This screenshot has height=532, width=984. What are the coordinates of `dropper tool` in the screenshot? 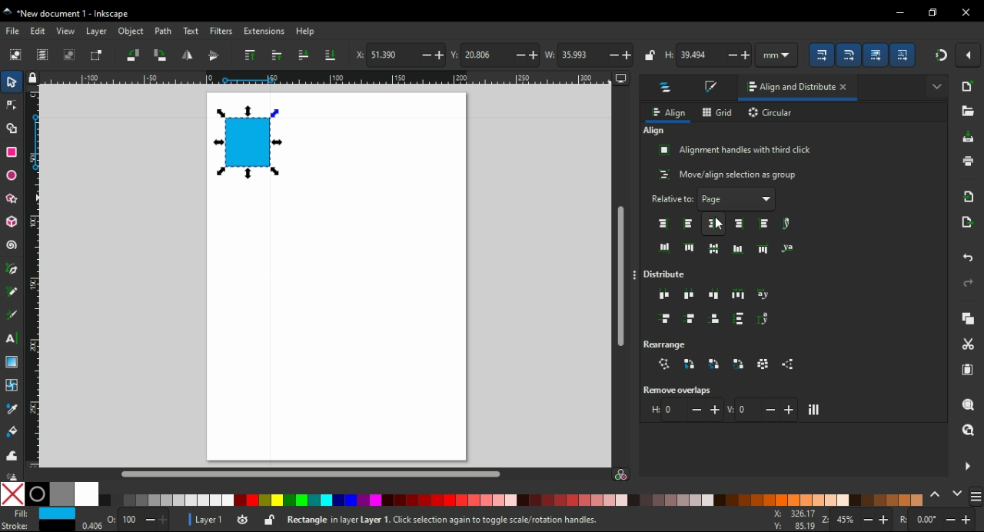 It's located at (13, 409).